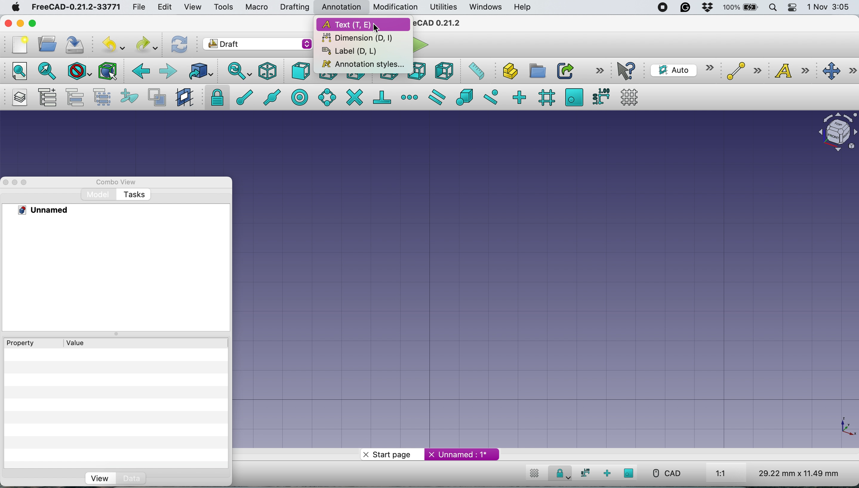  Describe the element at coordinates (19, 72) in the screenshot. I see `fit all` at that location.